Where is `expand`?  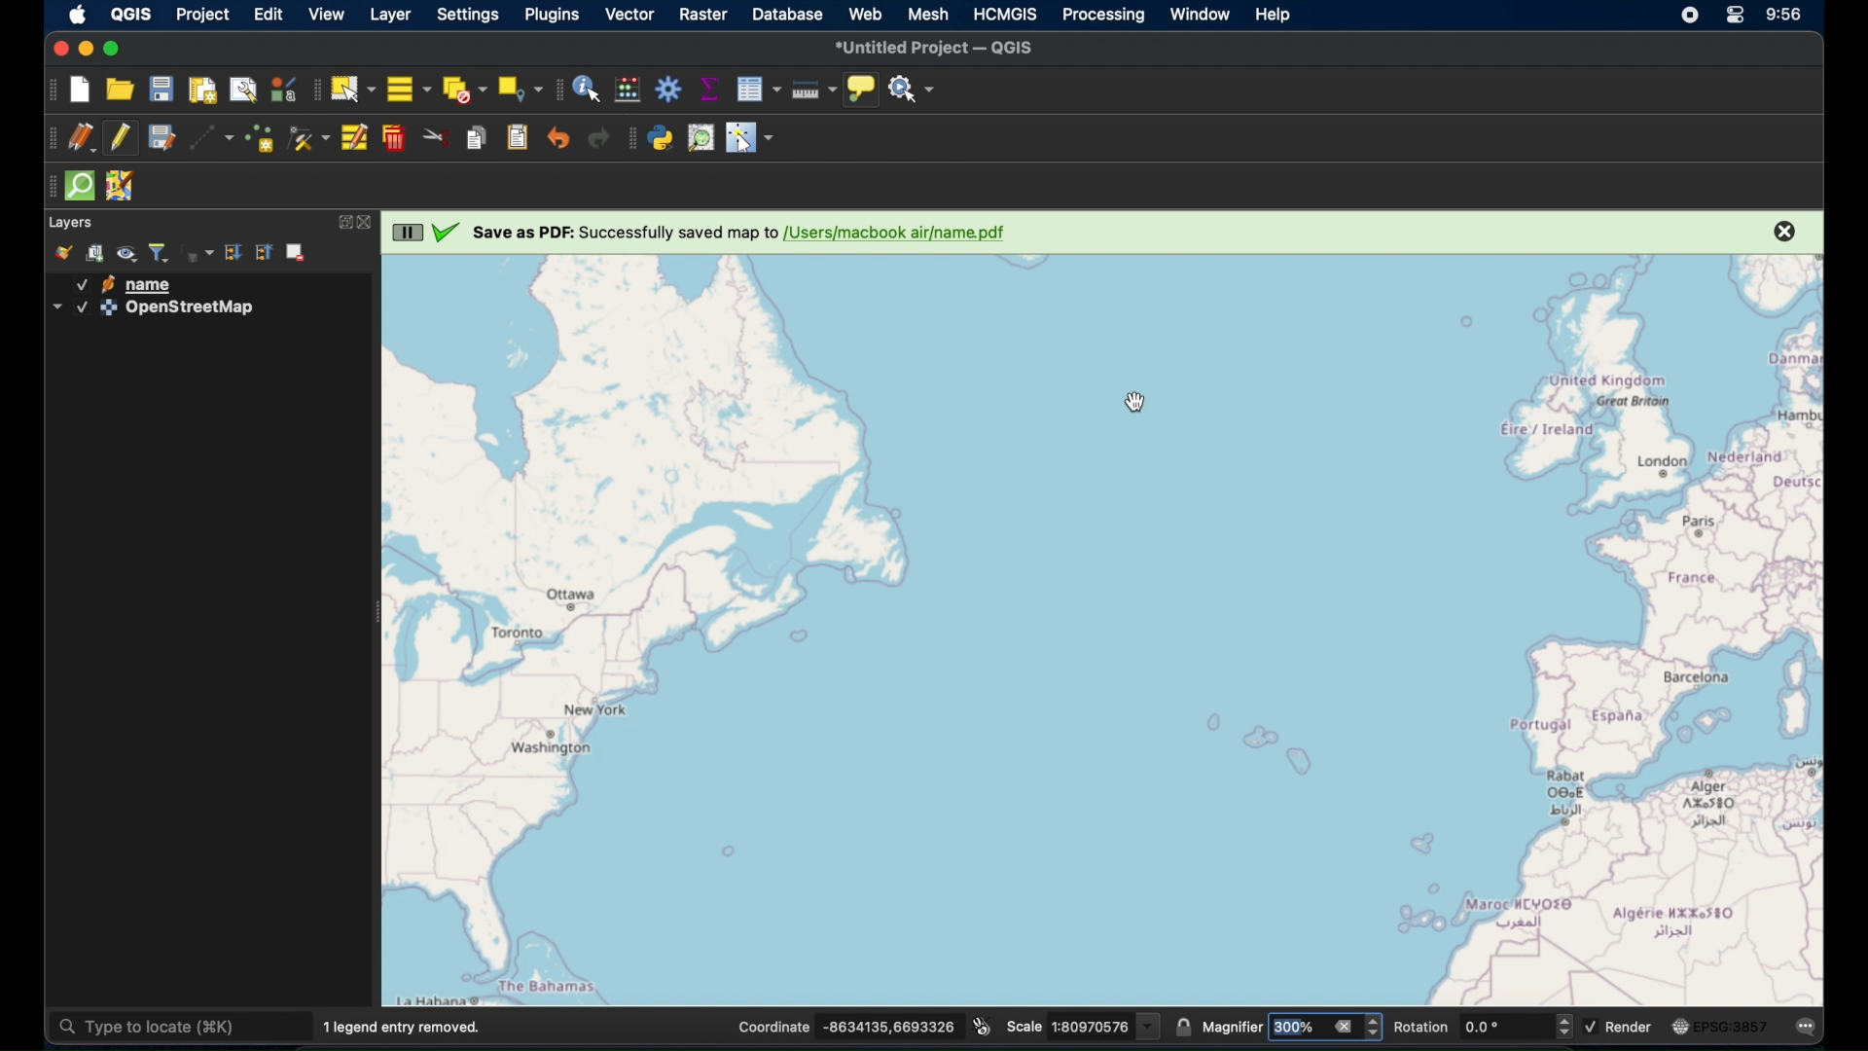 expand is located at coordinates (341, 223).